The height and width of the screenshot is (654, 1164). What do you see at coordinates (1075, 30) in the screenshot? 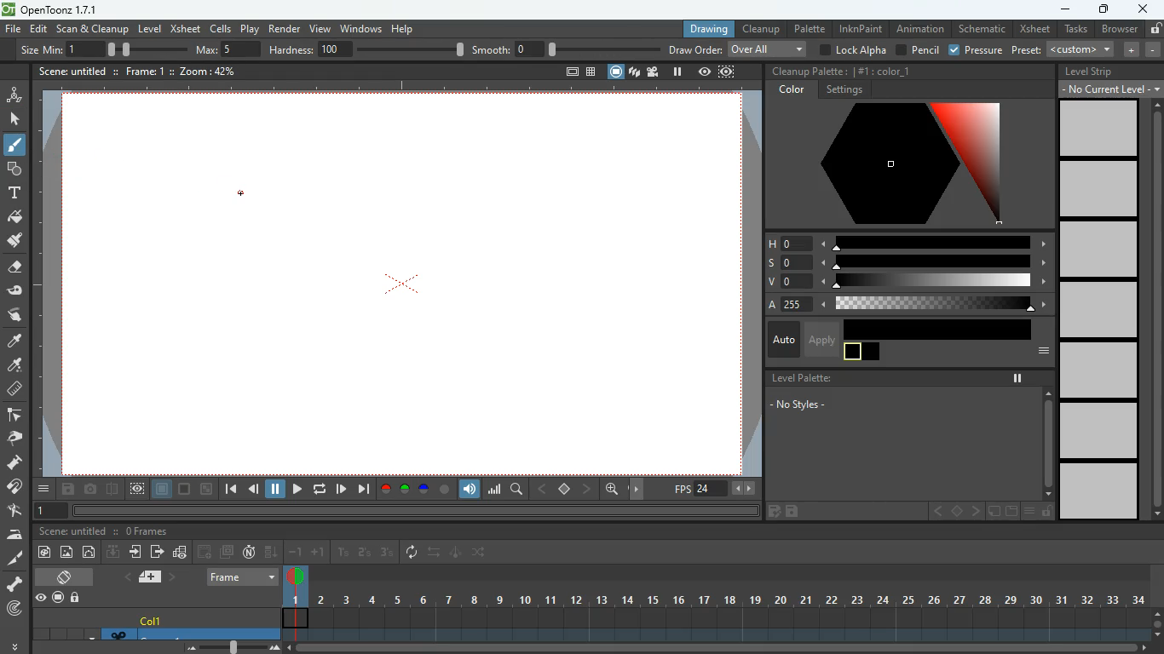
I see `tasks` at bounding box center [1075, 30].